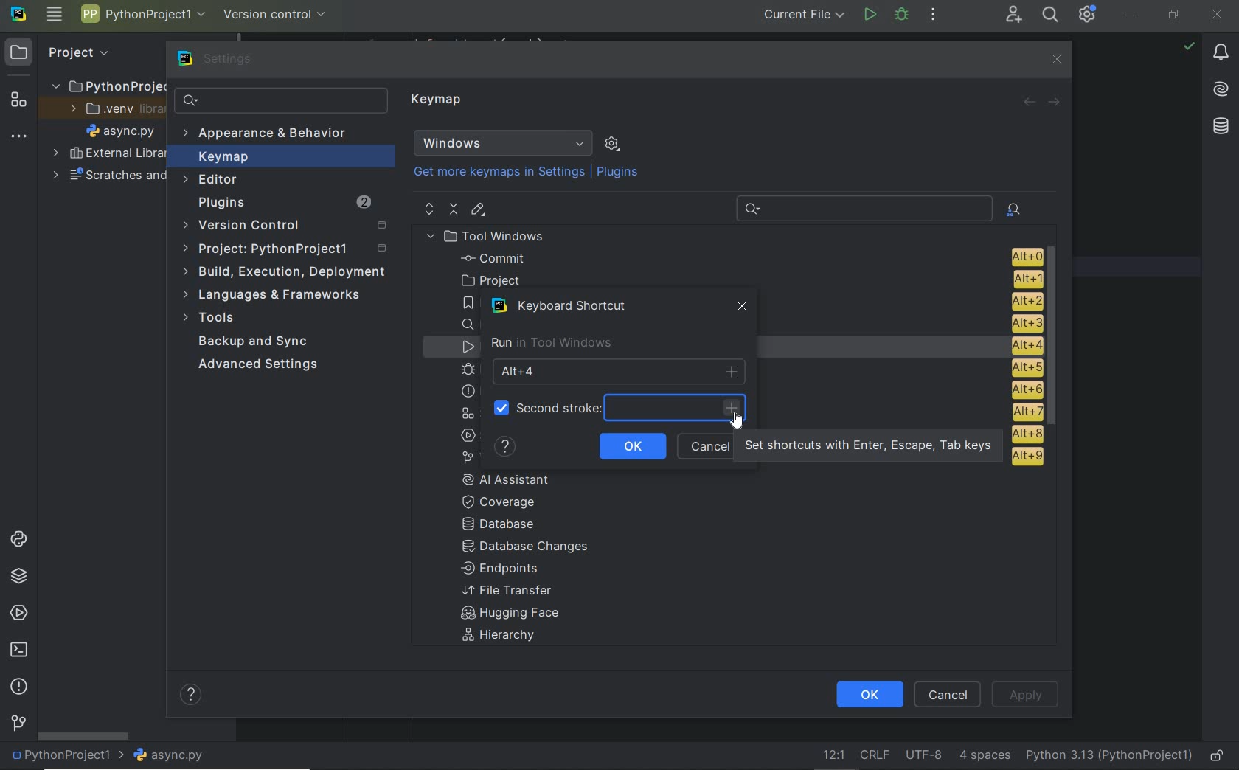  I want to click on expand all, so click(428, 209).